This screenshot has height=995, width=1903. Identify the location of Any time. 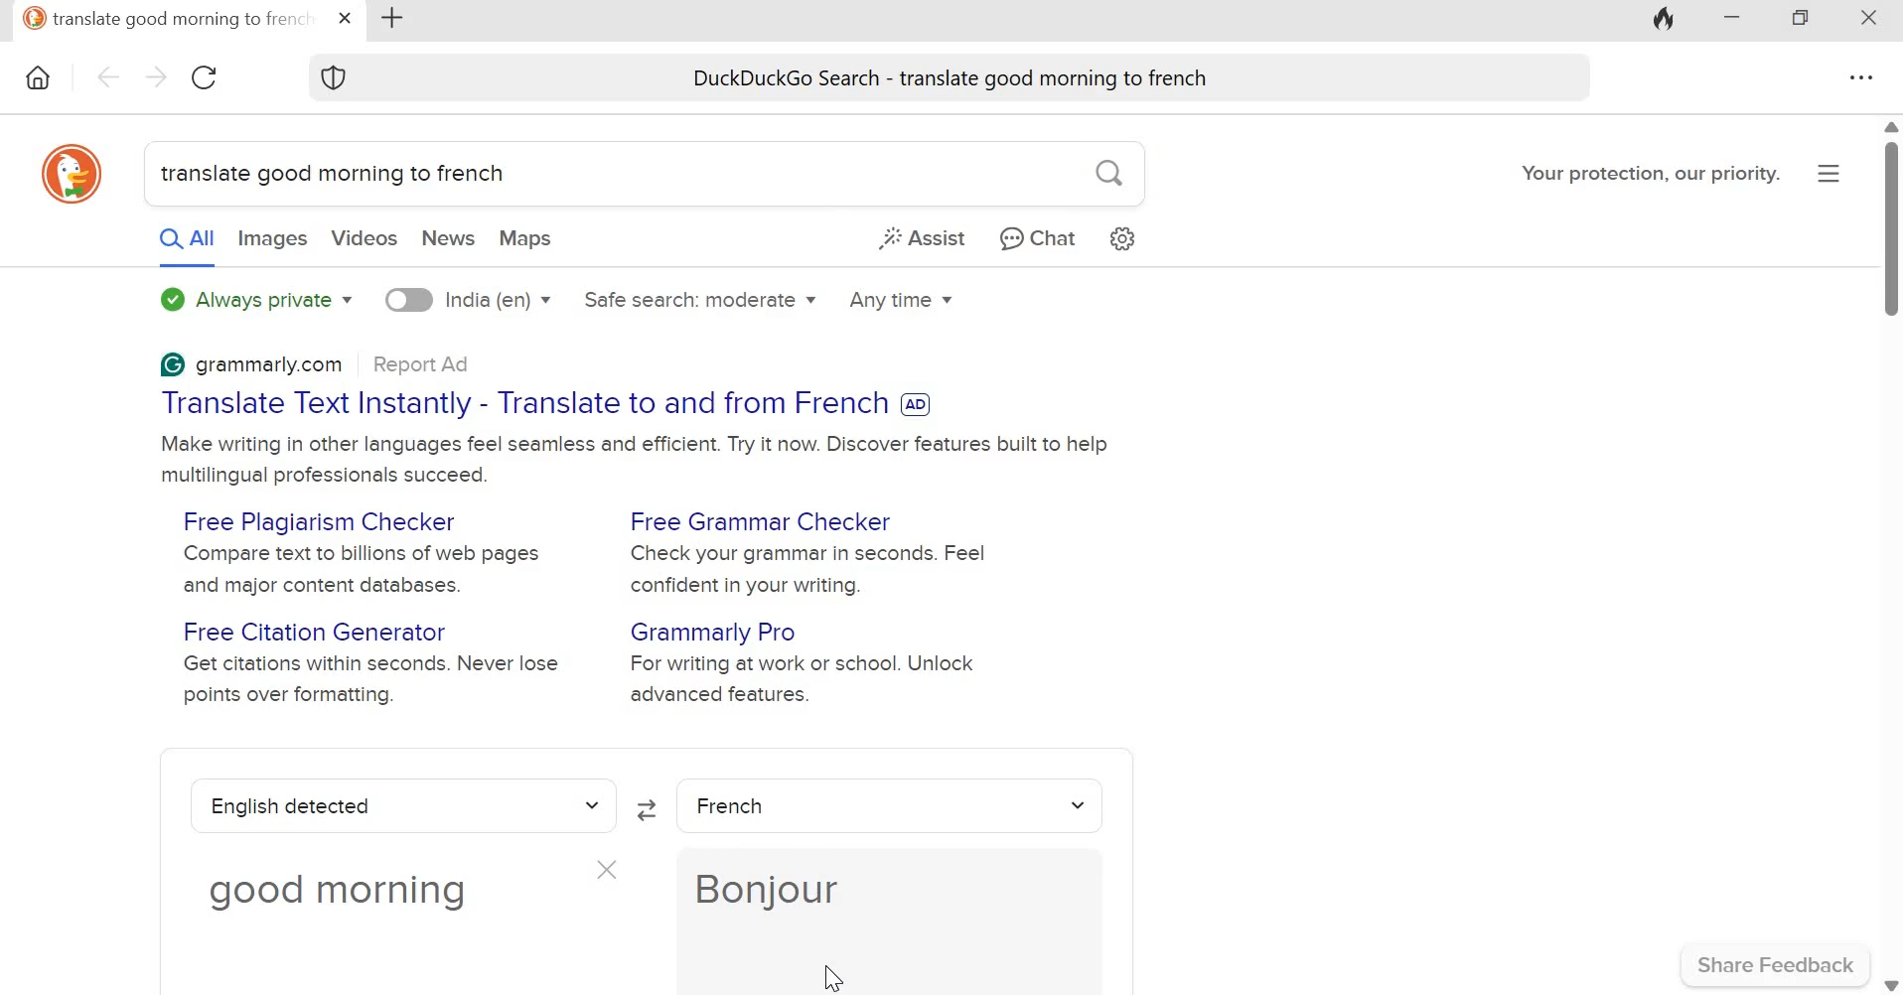
(905, 300).